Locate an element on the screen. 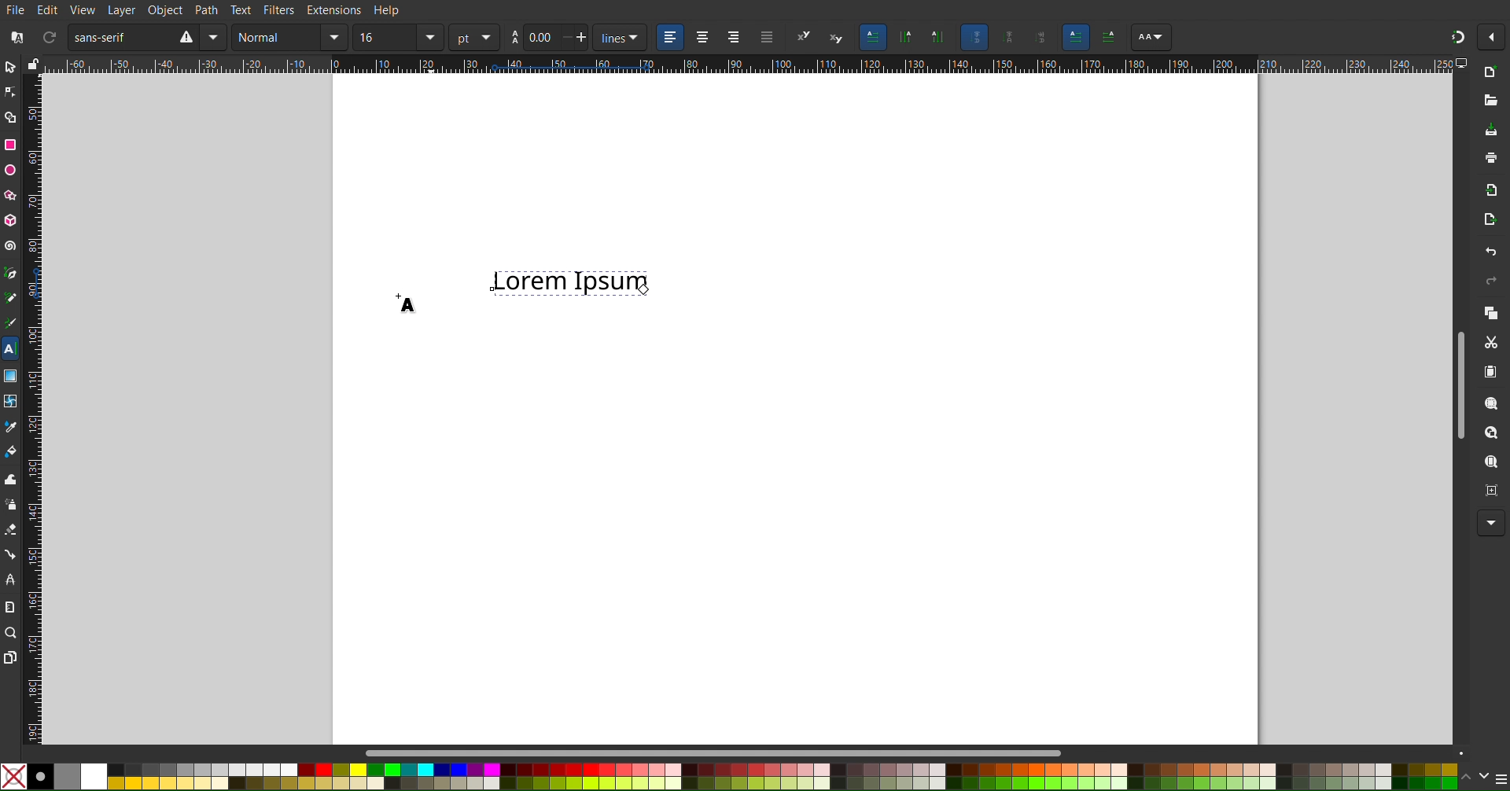 This screenshot has height=791, width=1510. normal is located at coordinates (277, 37).